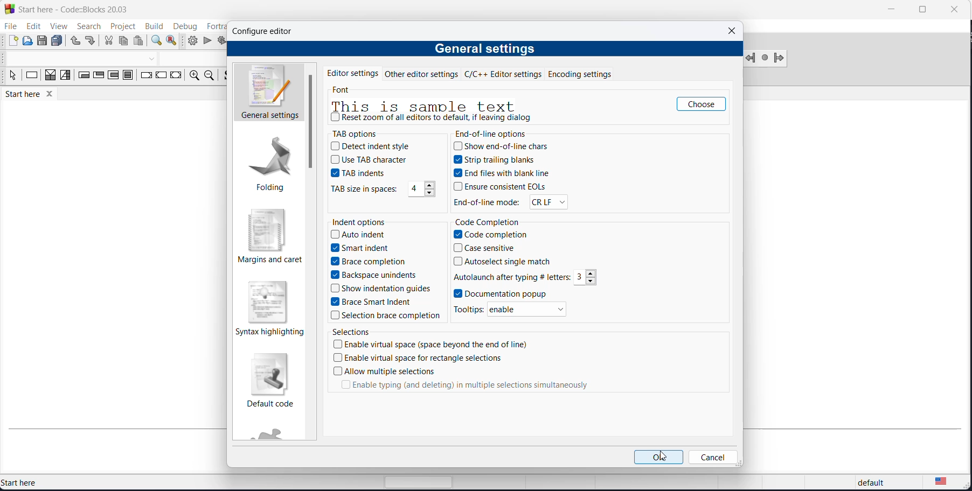 The width and height of the screenshot is (972, 491). What do you see at coordinates (501, 293) in the screenshot?
I see `documentation popup` at bounding box center [501, 293].